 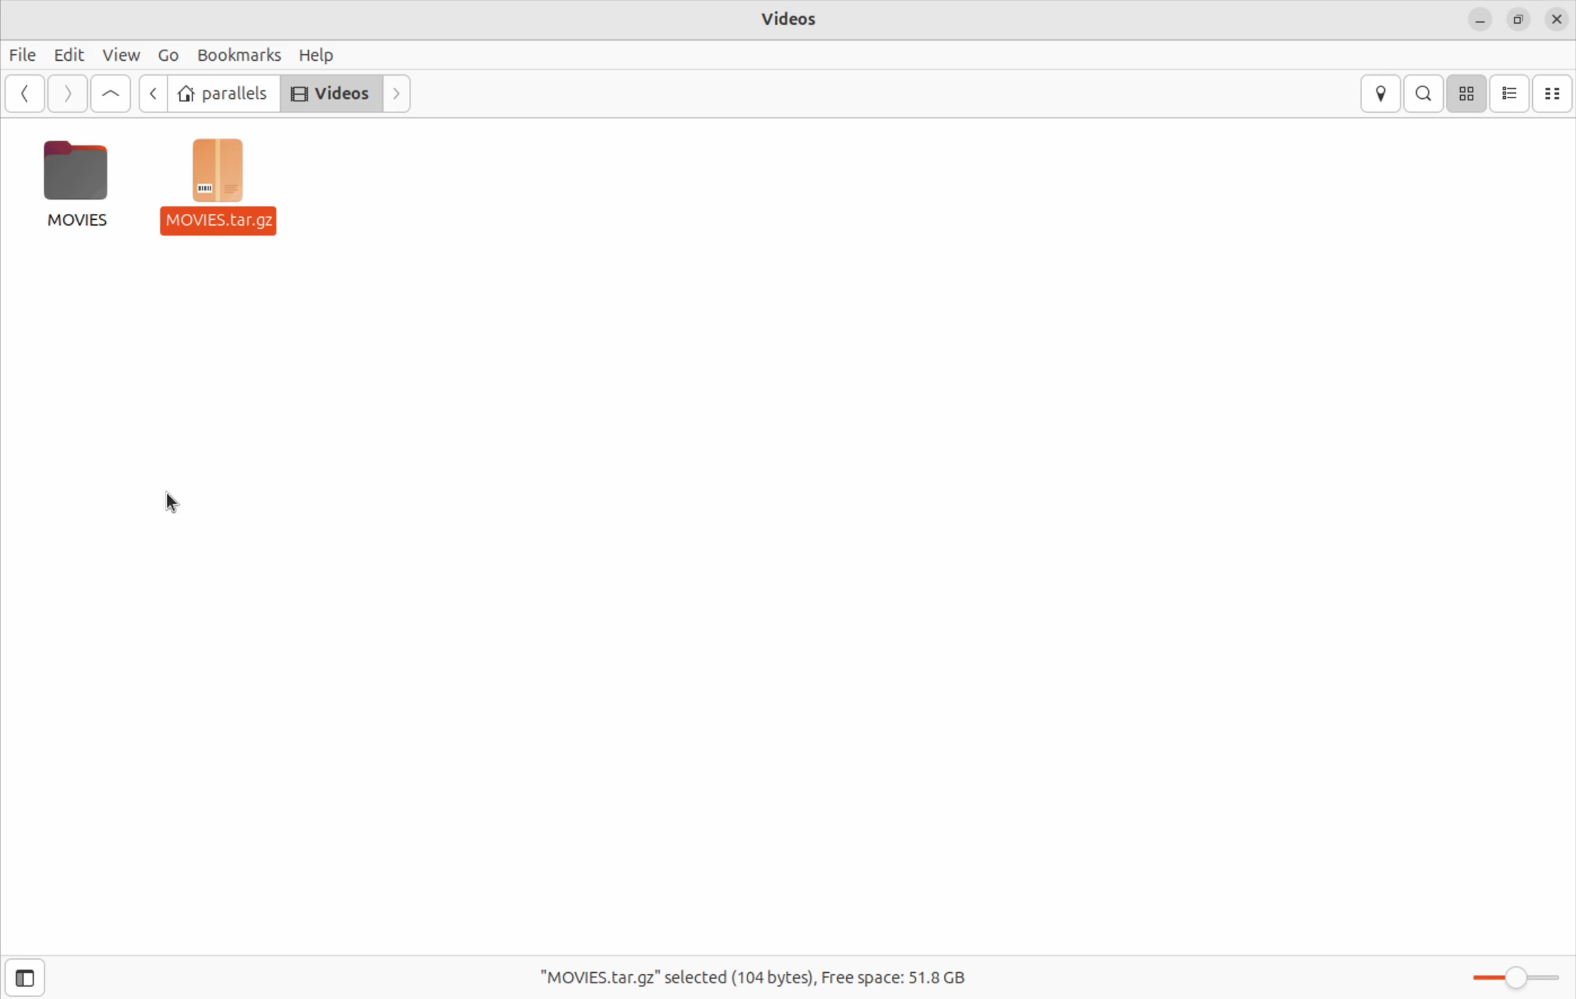 What do you see at coordinates (222, 188) in the screenshot?
I see `zip file` at bounding box center [222, 188].